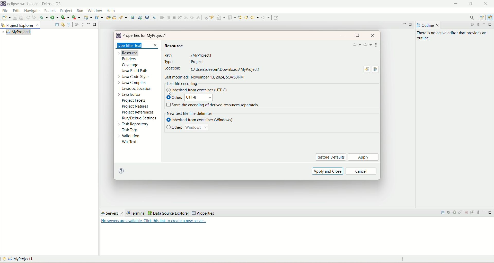  Describe the element at coordinates (368, 46) in the screenshot. I see `forward` at that location.